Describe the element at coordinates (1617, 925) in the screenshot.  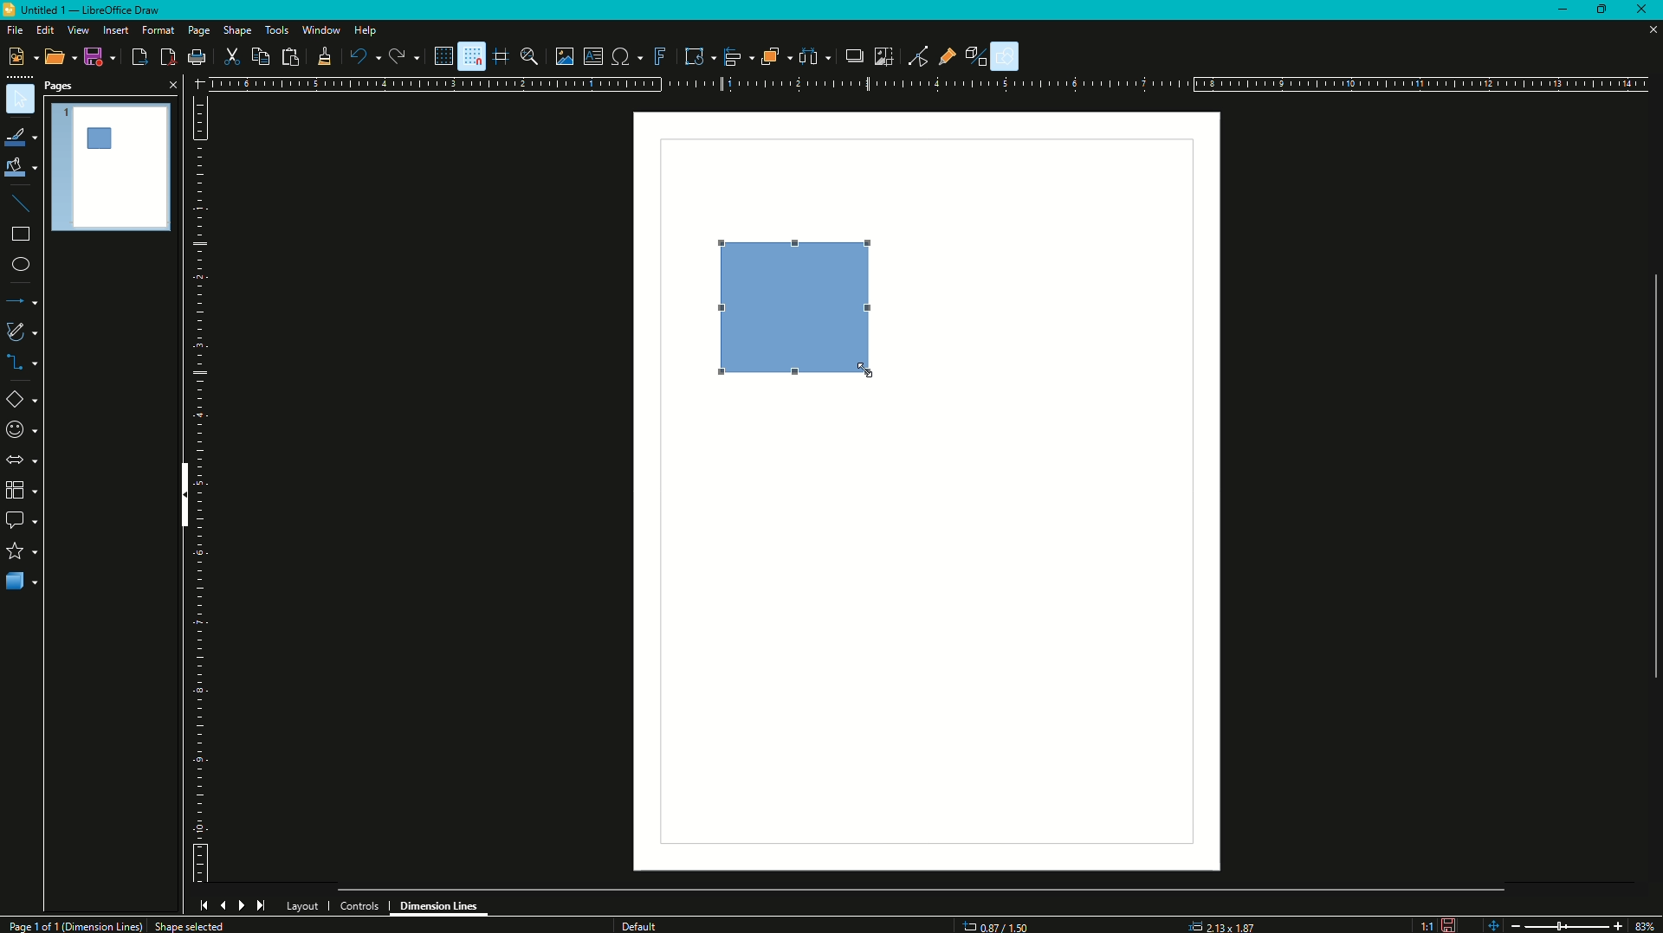
I see `Zoom in` at that location.